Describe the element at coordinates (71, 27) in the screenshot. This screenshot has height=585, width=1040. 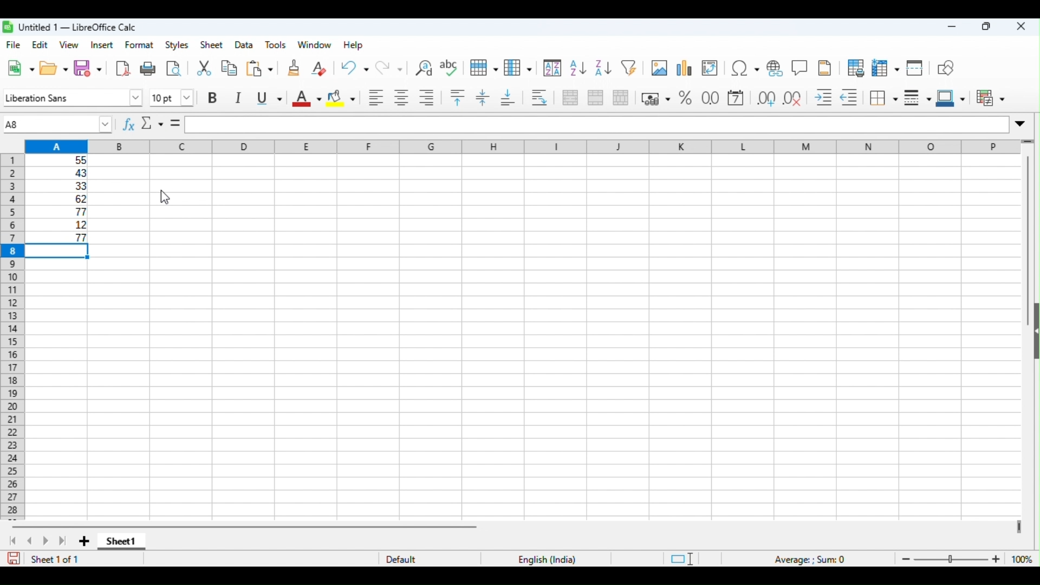
I see `title` at that location.